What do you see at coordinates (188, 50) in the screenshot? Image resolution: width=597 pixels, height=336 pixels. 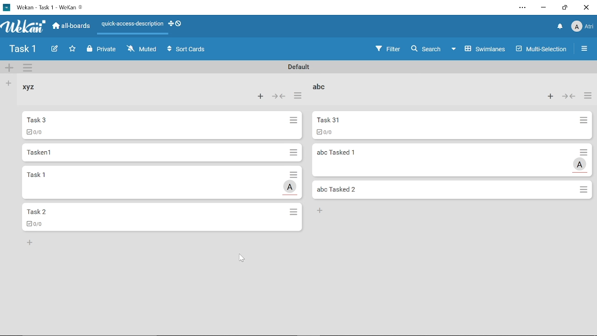 I see `Sort Cards` at bounding box center [188, 50].